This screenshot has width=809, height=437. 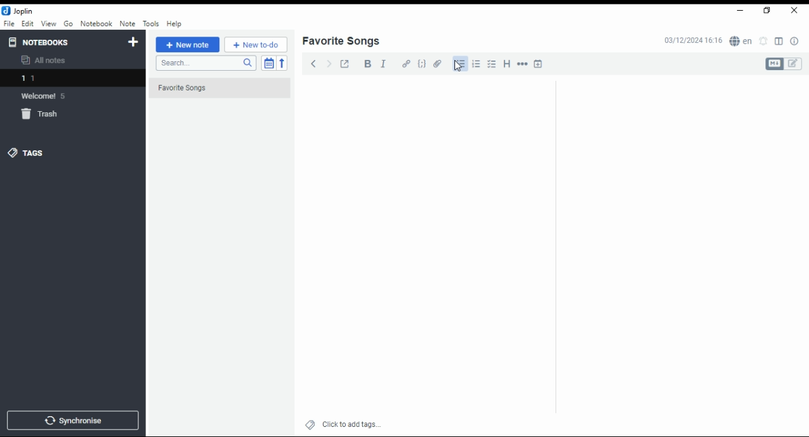 I want to click on search, so click(x=205, y=63).